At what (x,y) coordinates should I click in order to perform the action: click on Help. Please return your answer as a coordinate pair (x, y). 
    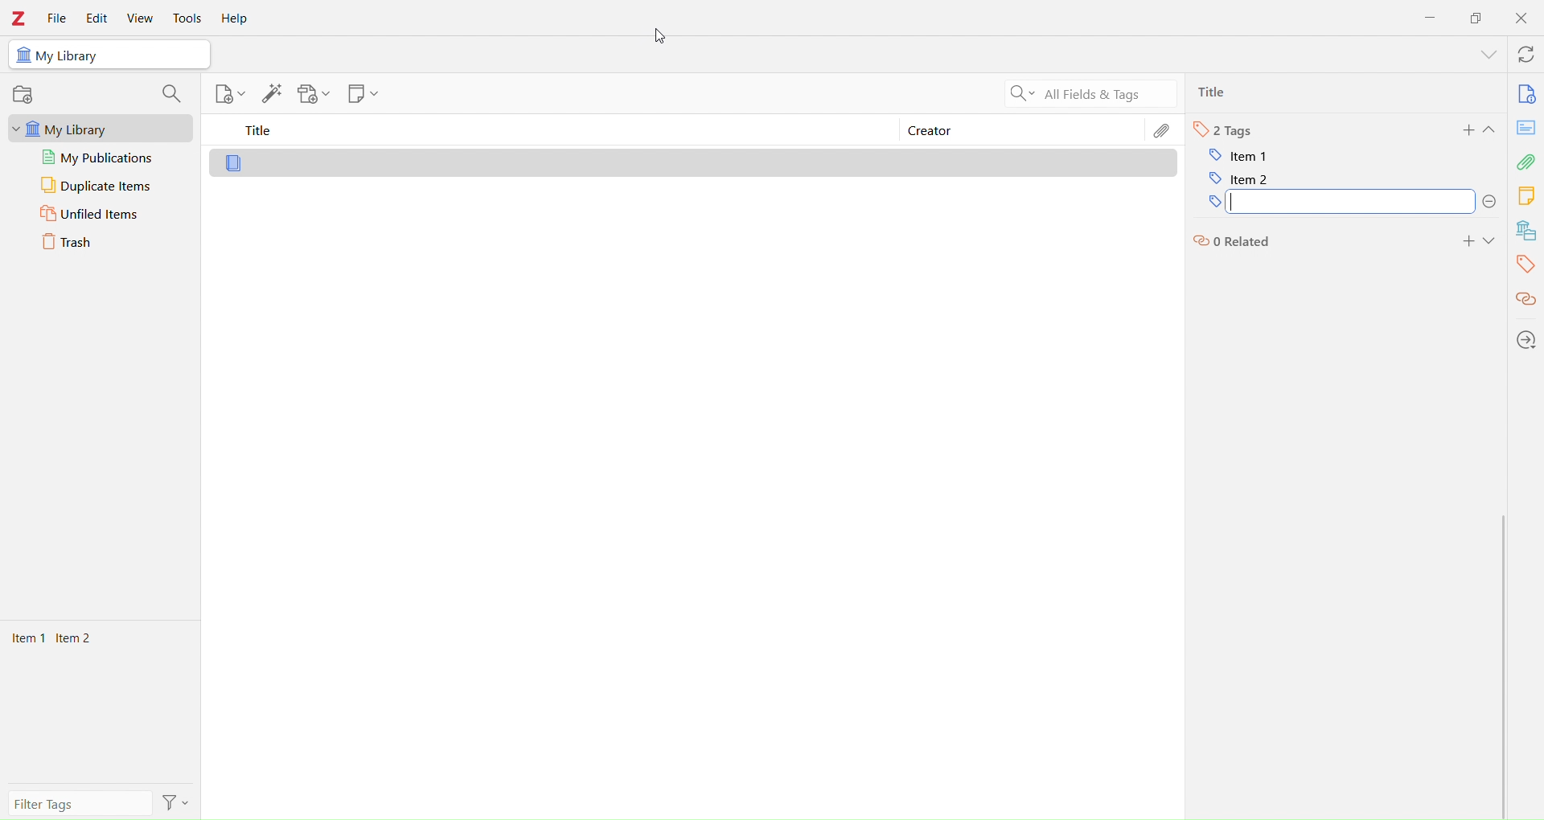
    Looking at the image, I should click on (235, 19).